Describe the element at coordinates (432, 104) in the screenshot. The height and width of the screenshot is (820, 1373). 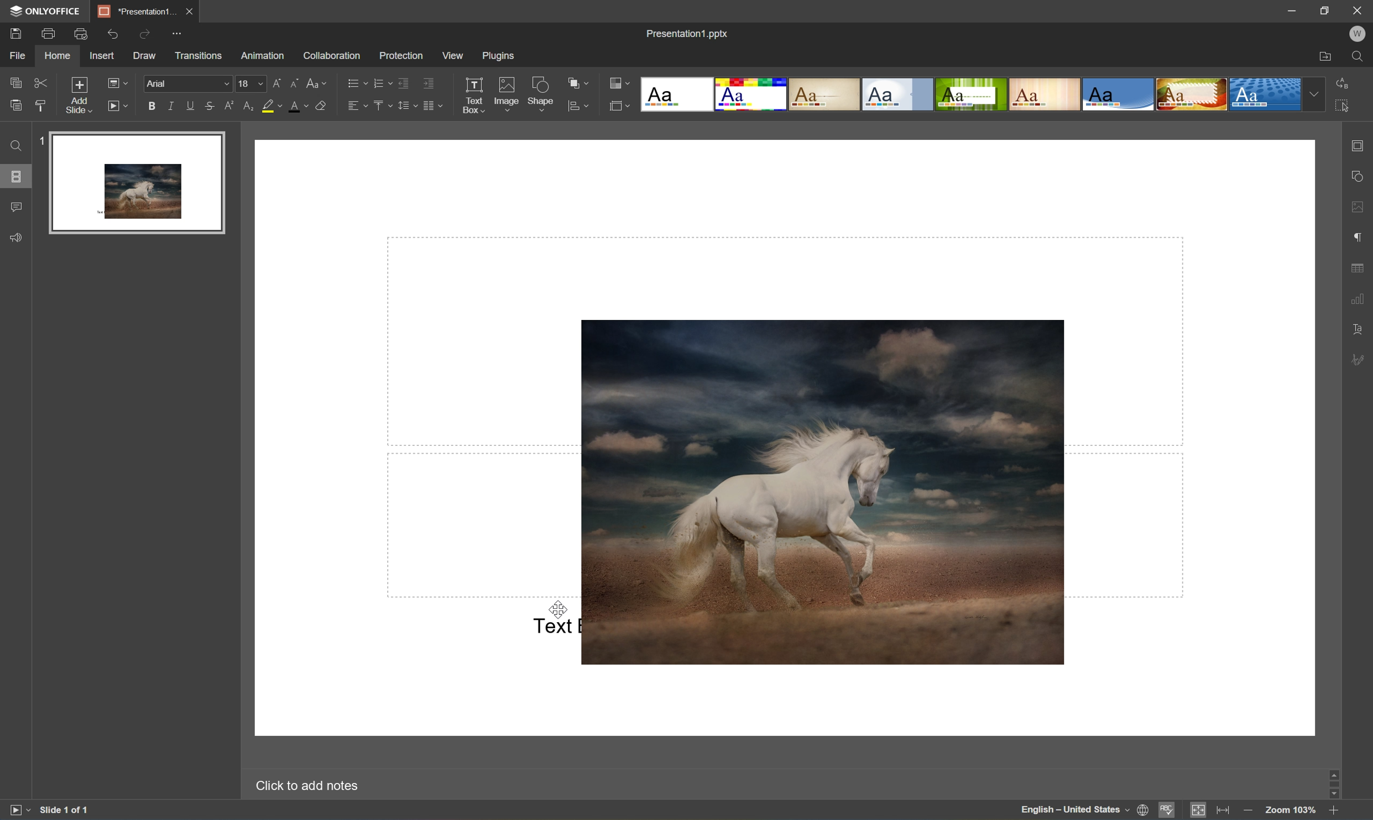
I see `Insert columns` at that location.